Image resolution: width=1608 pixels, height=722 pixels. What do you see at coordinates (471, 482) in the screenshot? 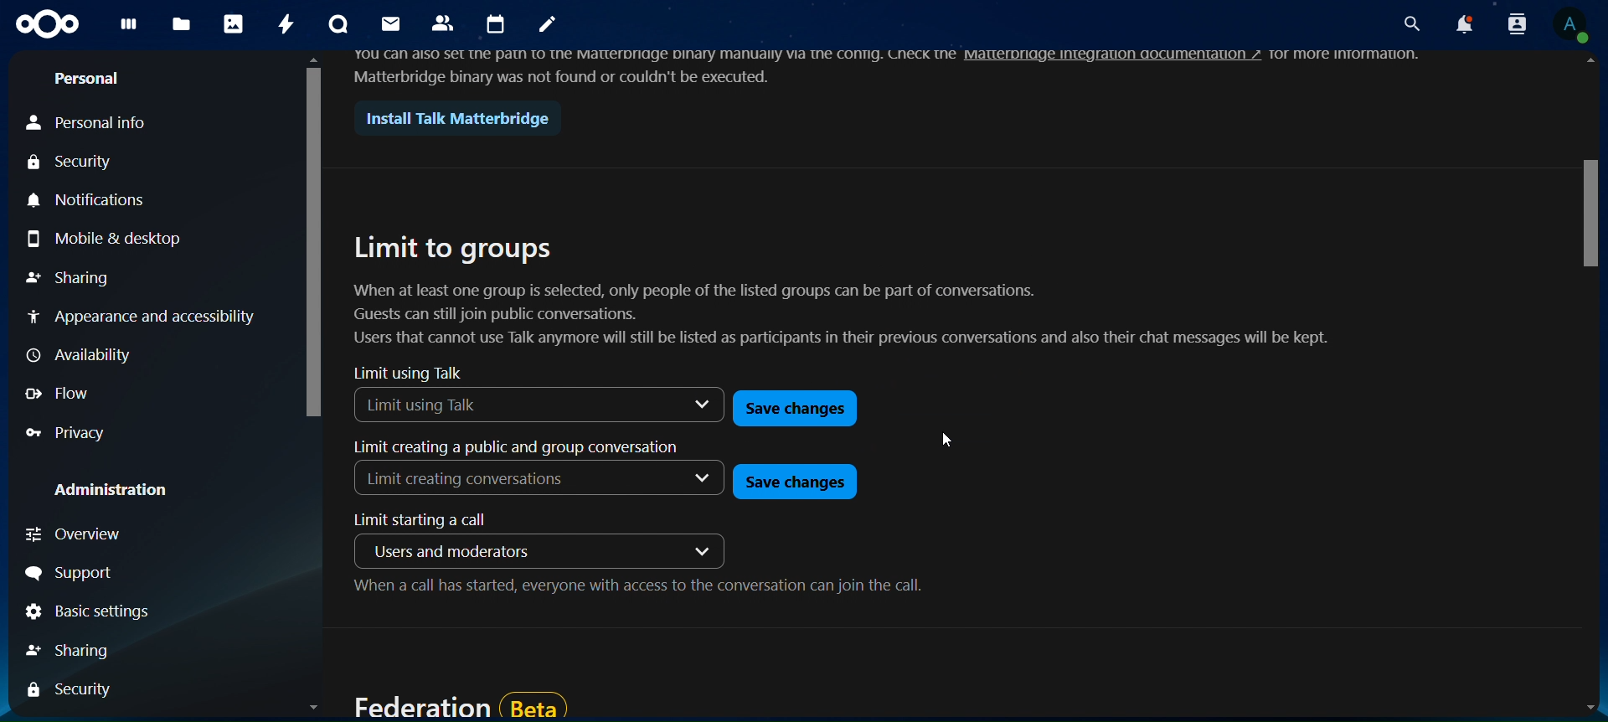
I see `Limit creating conversations selected` at bounding box center [471, 482].